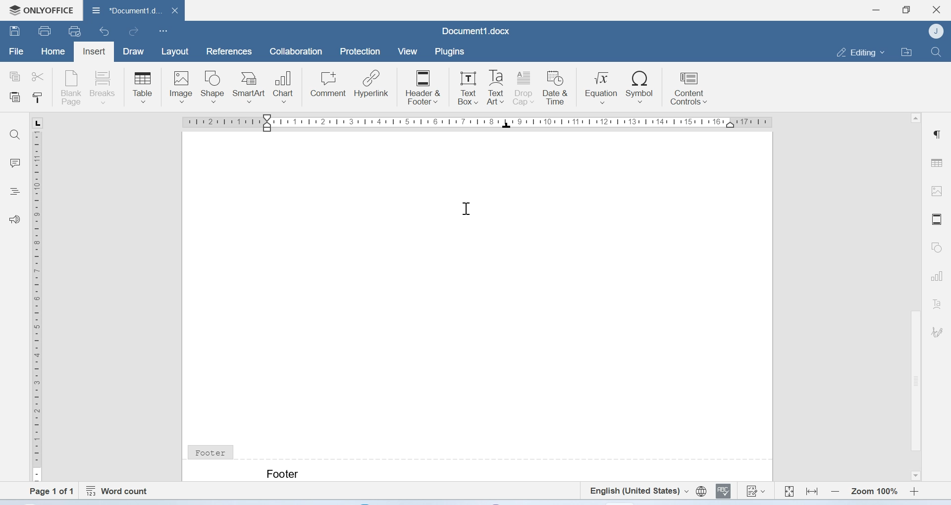  Describe the element at coordinates (181, 86) in the screenshot. I see `Image` at that location.